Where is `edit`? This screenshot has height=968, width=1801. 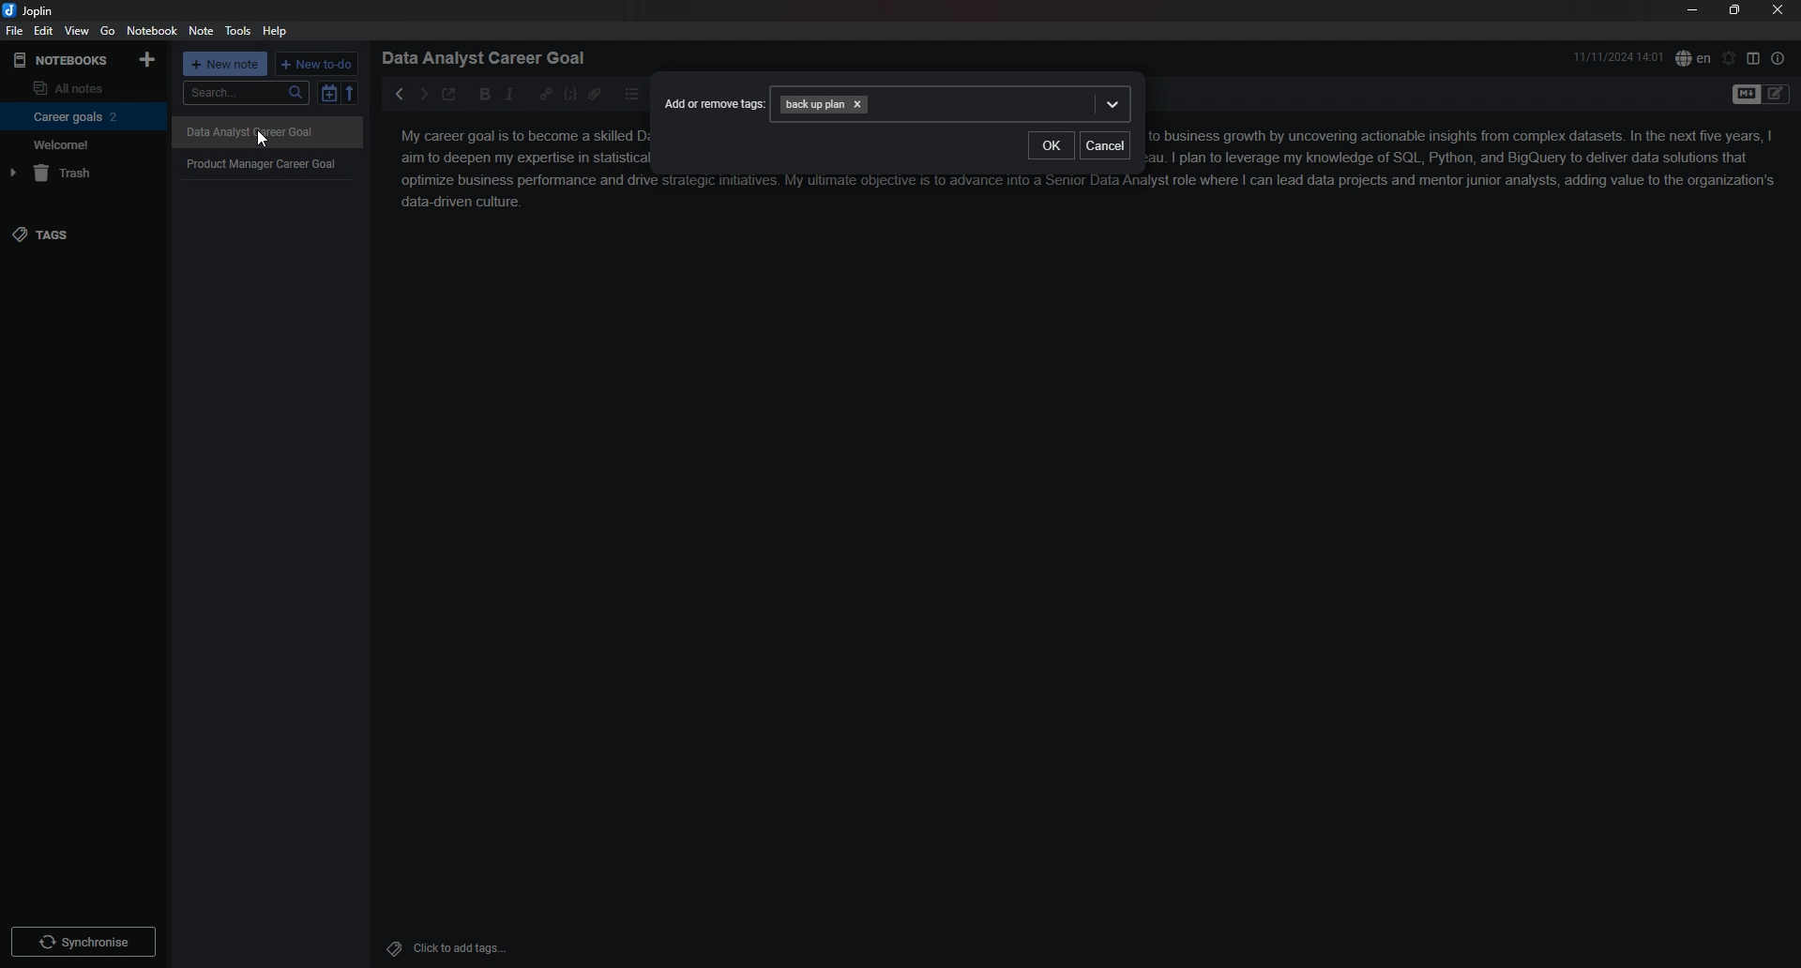 edit is located at coordinates (45, 30).